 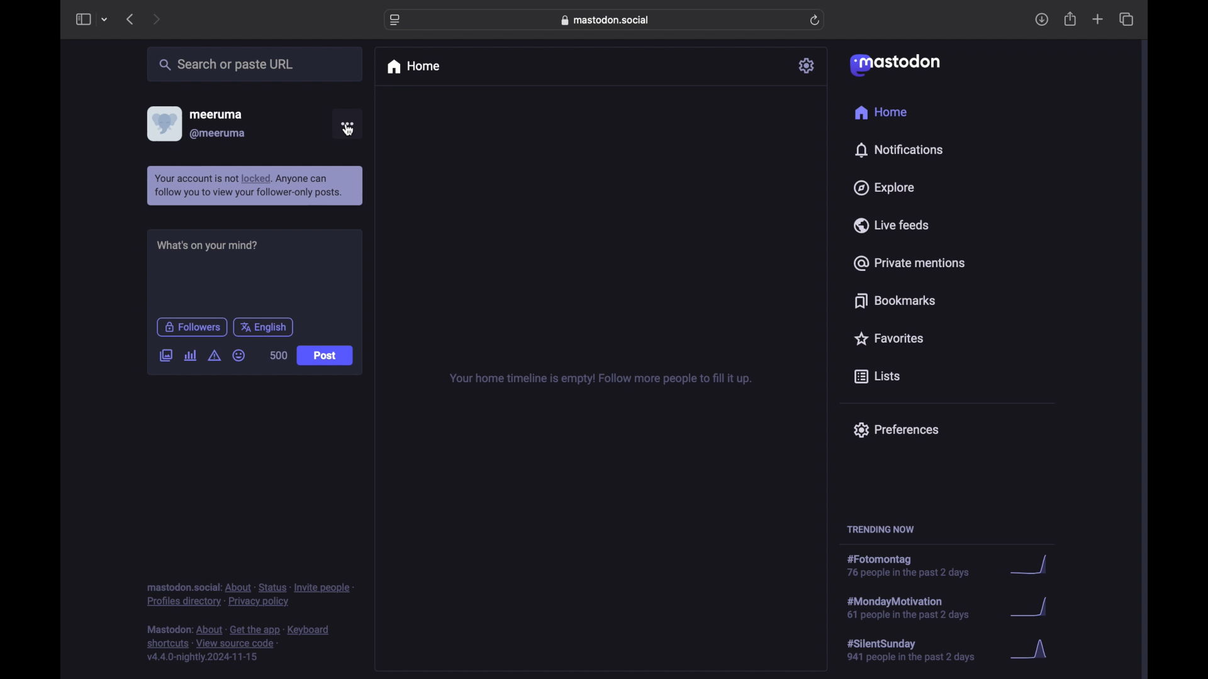 I want to click on next, so click(x=156, y=19).